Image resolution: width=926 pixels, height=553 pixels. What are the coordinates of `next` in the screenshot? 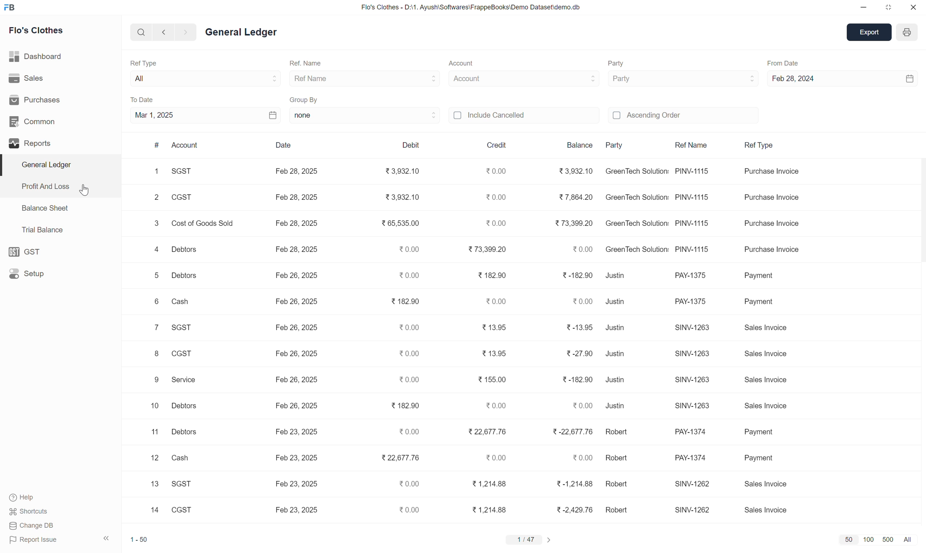 It's located at (188, 32).